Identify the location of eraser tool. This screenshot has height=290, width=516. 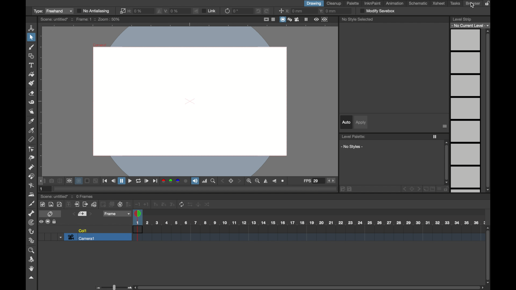
(32, 93).